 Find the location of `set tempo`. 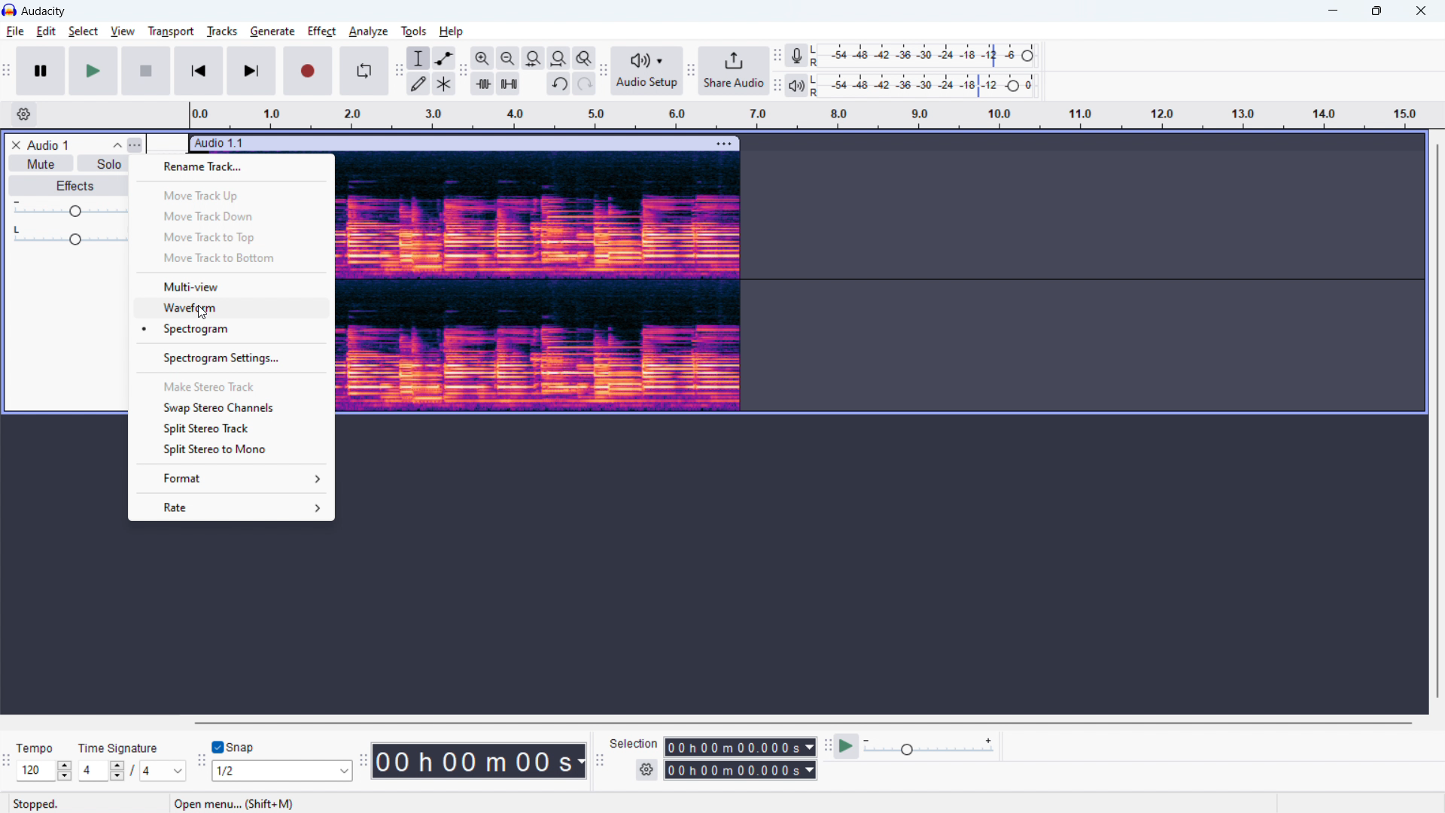

set tempo is located at coordinates (35, 771).